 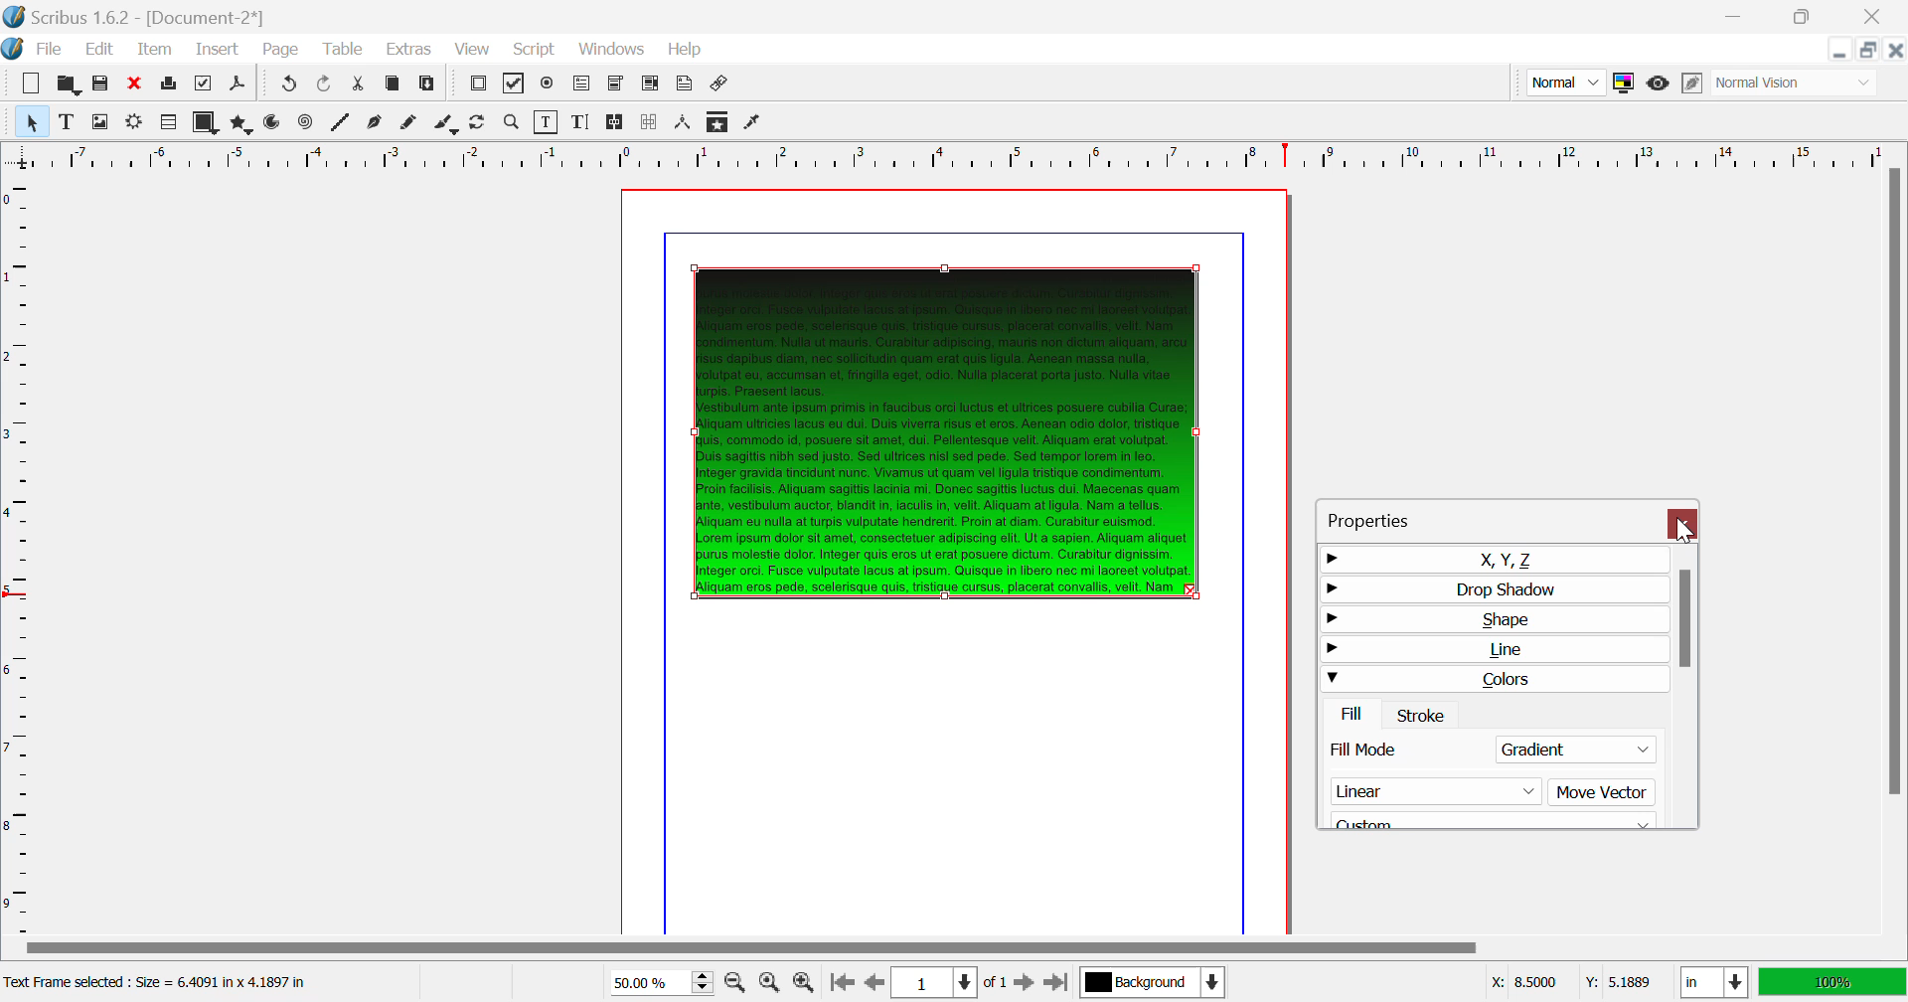 I want to click on Text Frame selected: Size = 6.4091 in x 4.1897 in, so click(x=160, y=983).